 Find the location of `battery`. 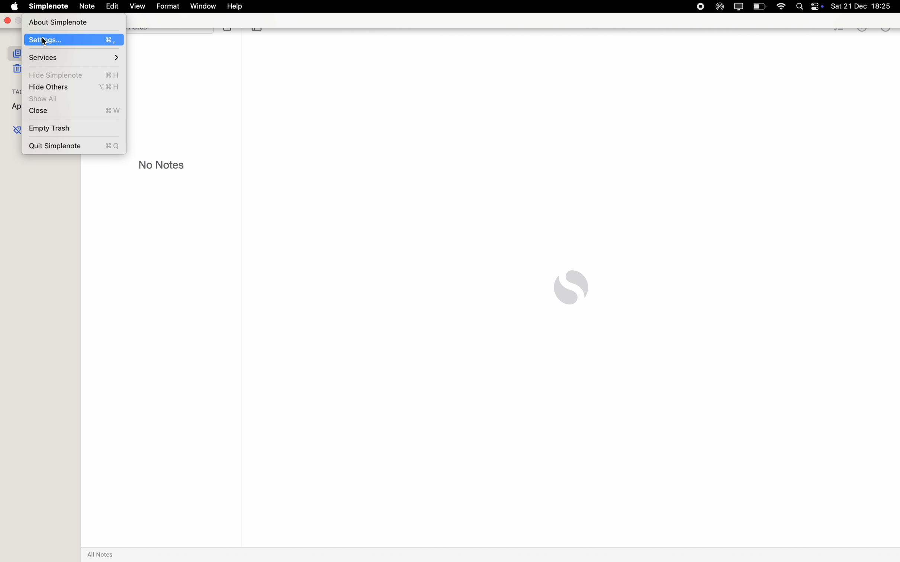

battery is located at coordinates (758, 7).